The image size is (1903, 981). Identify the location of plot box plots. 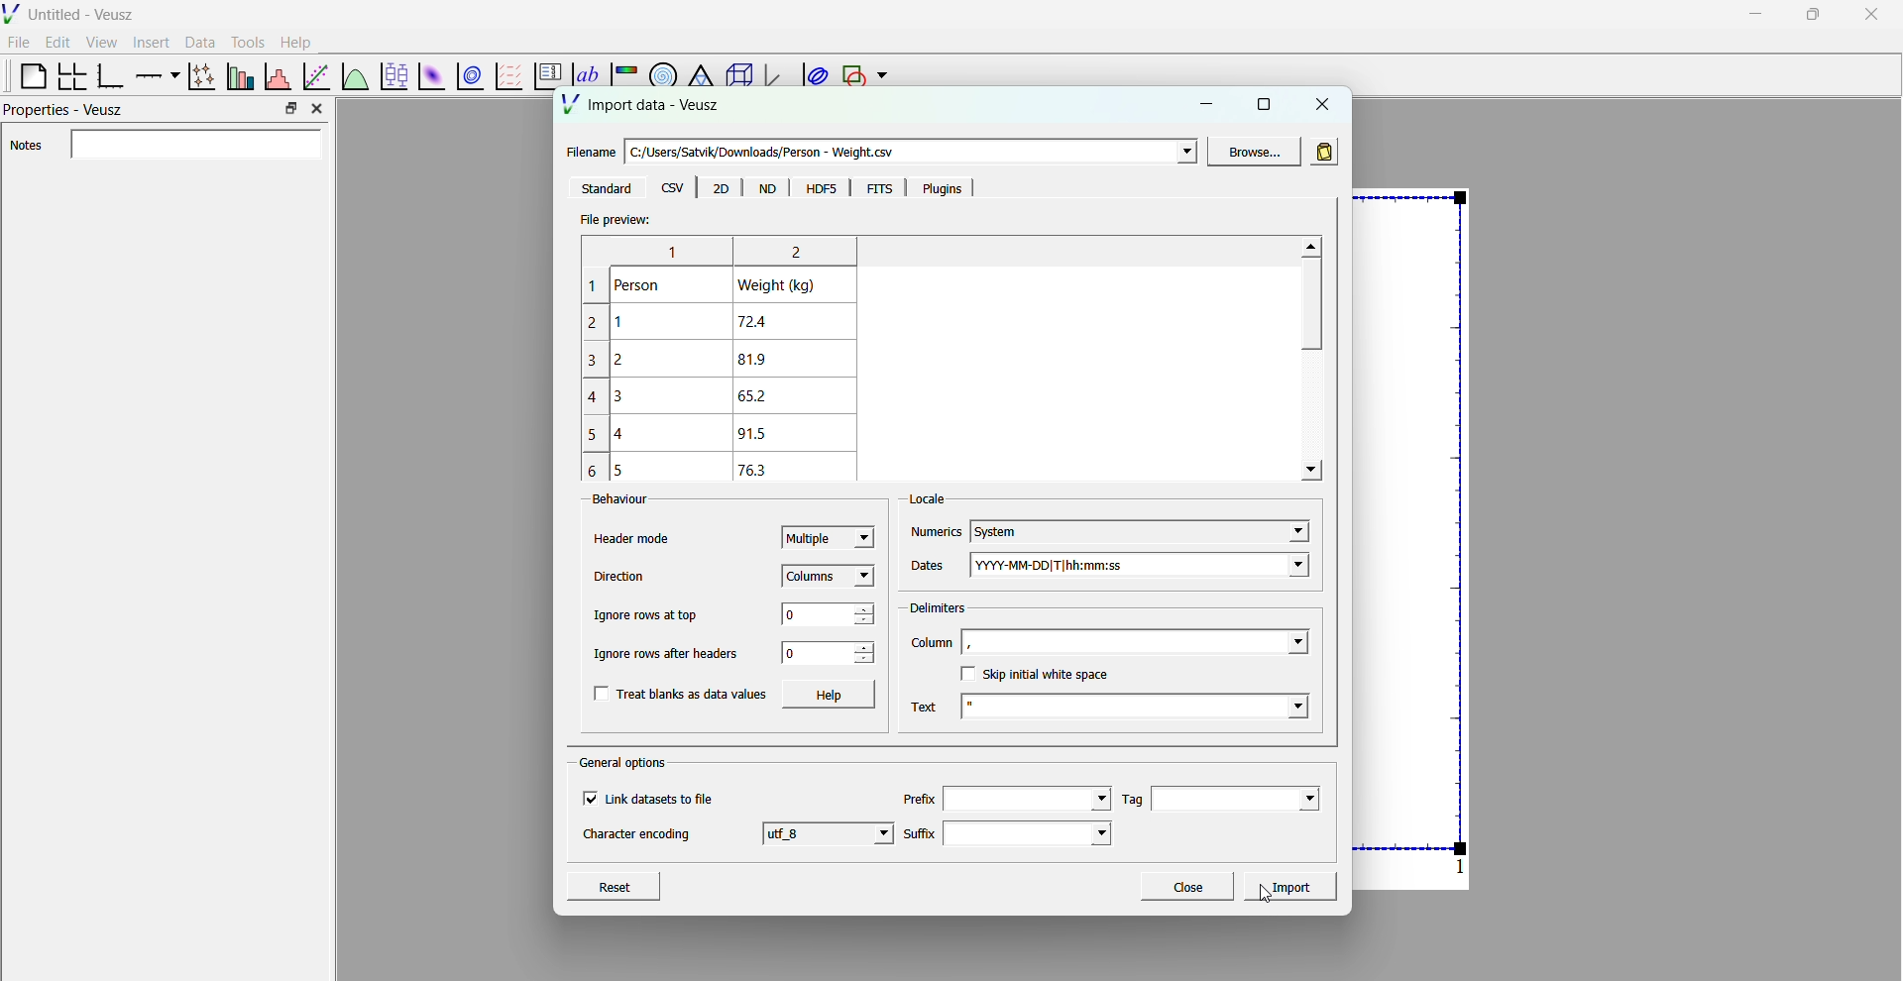
(392, 76).